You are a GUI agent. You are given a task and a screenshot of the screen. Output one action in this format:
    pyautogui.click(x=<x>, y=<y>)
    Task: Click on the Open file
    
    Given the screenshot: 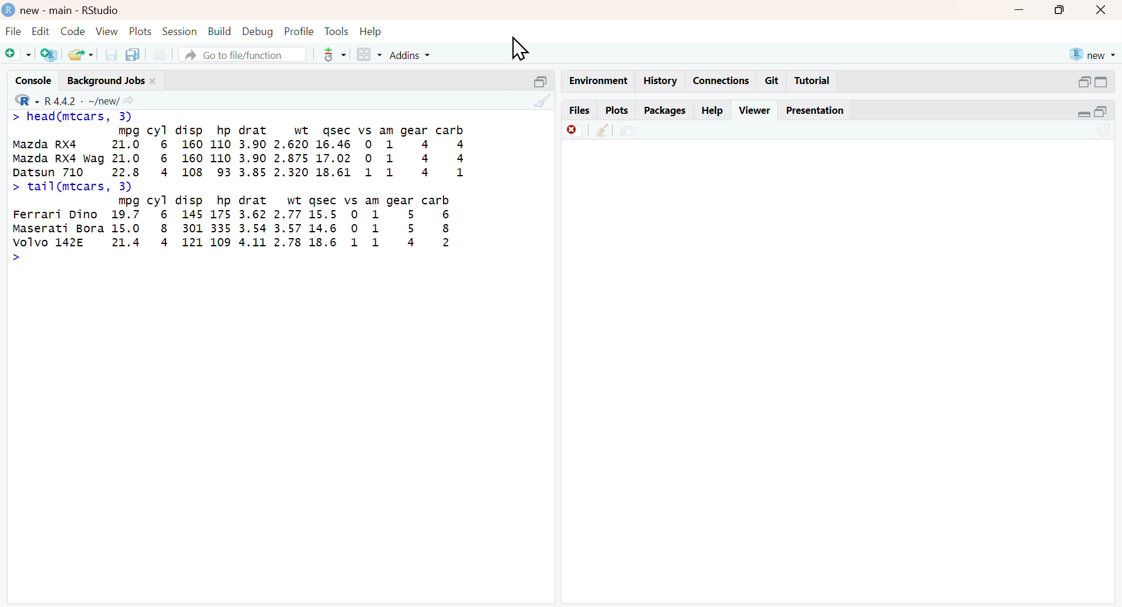 What is the action you would take?
    pyautogui.click(x=81, y=54)
    